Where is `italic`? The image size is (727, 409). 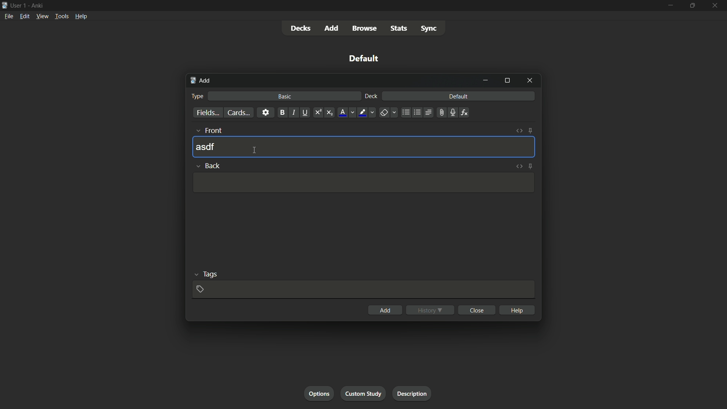 italic is located at coordinates (293, 112).